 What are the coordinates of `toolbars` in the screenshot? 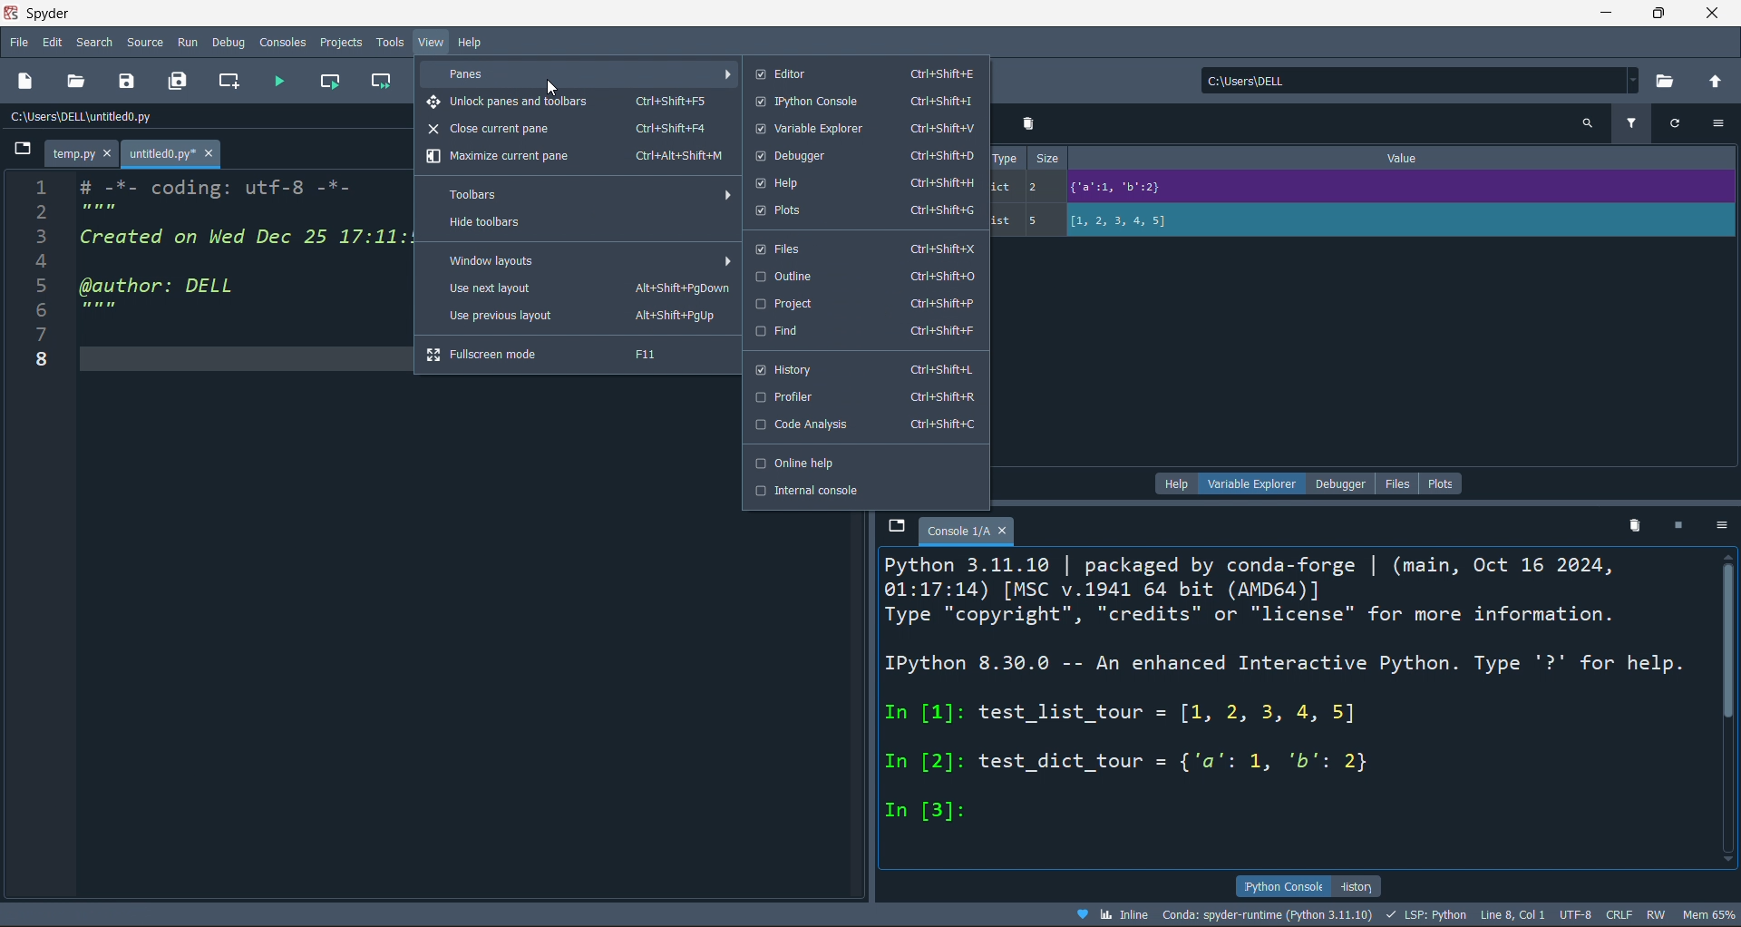 It's located at (579, 195).